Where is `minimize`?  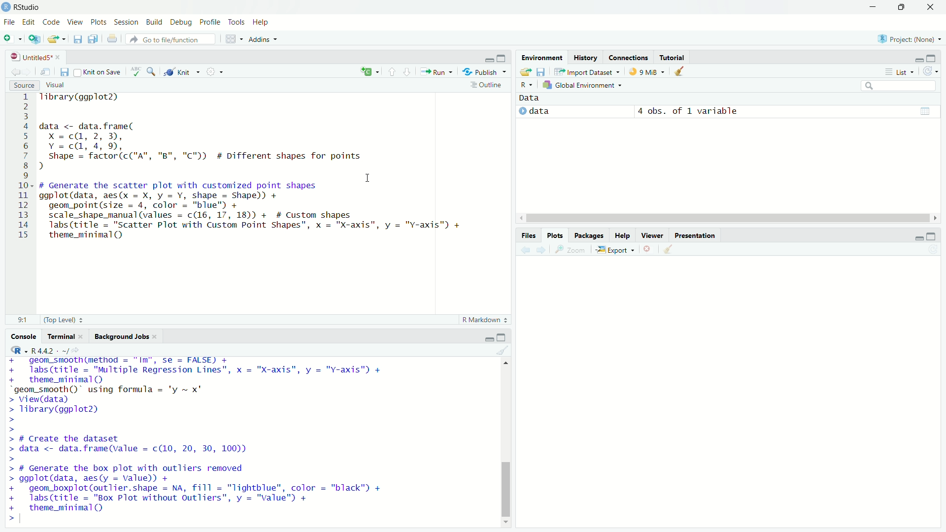
minimize is located at coordinates (874, 7).